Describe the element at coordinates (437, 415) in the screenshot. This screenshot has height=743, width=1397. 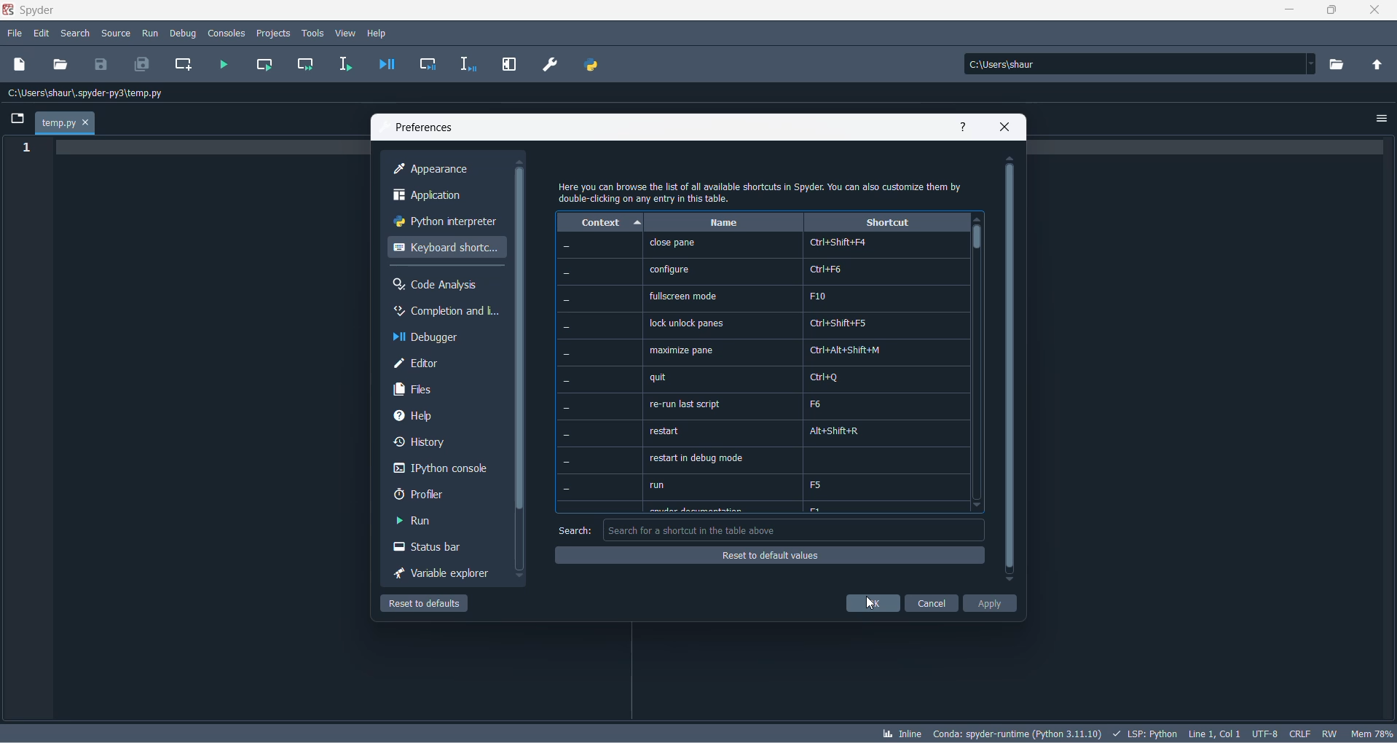
I see `help` at that location.